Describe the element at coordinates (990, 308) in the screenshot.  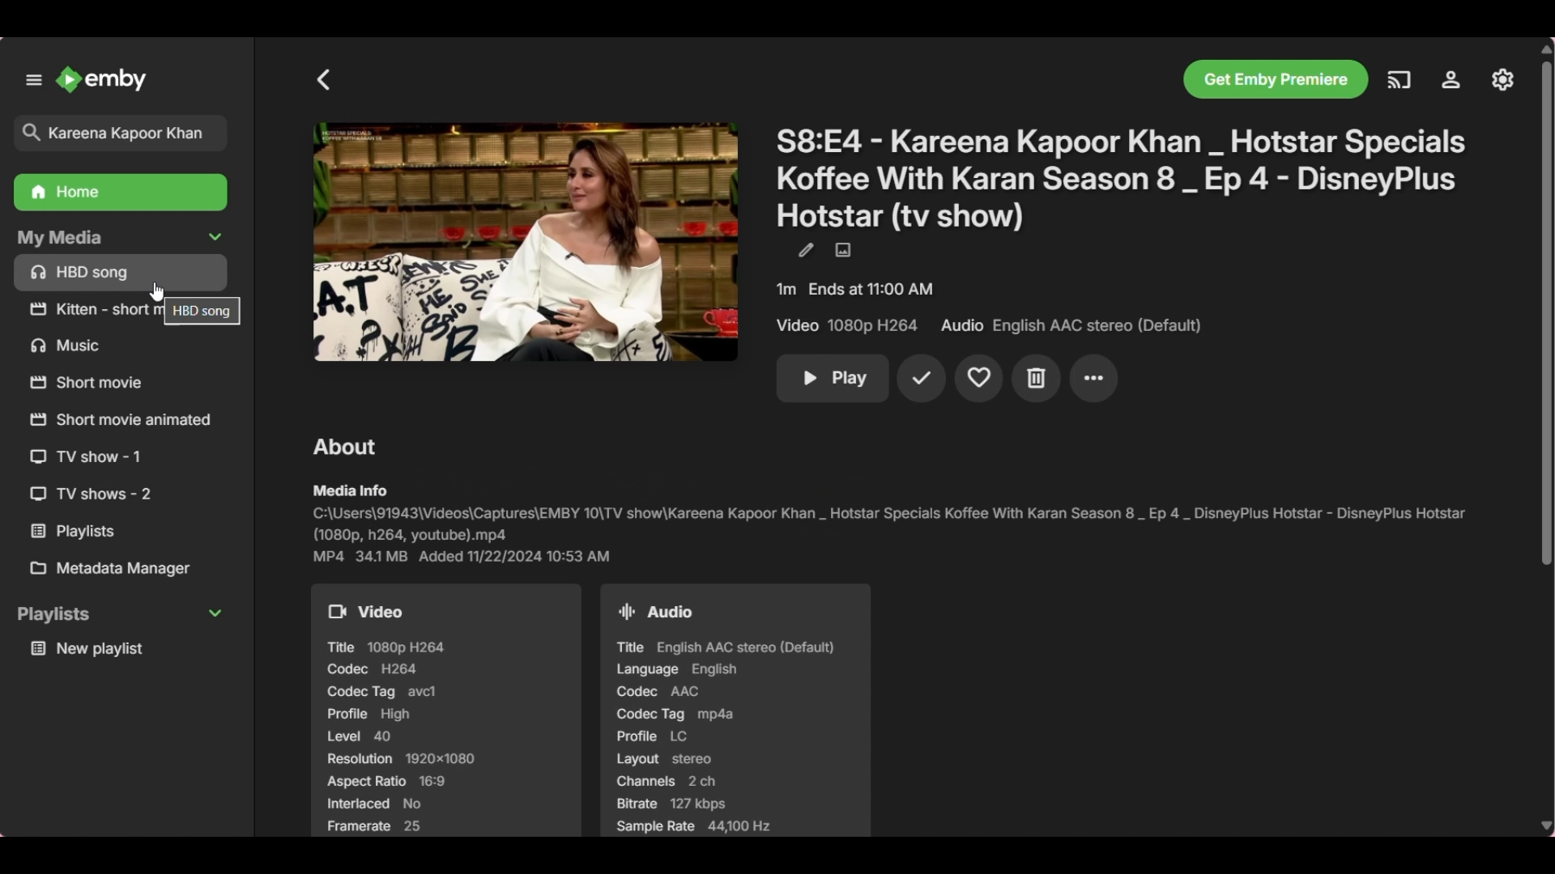
I see `Details of selected show` at that location.